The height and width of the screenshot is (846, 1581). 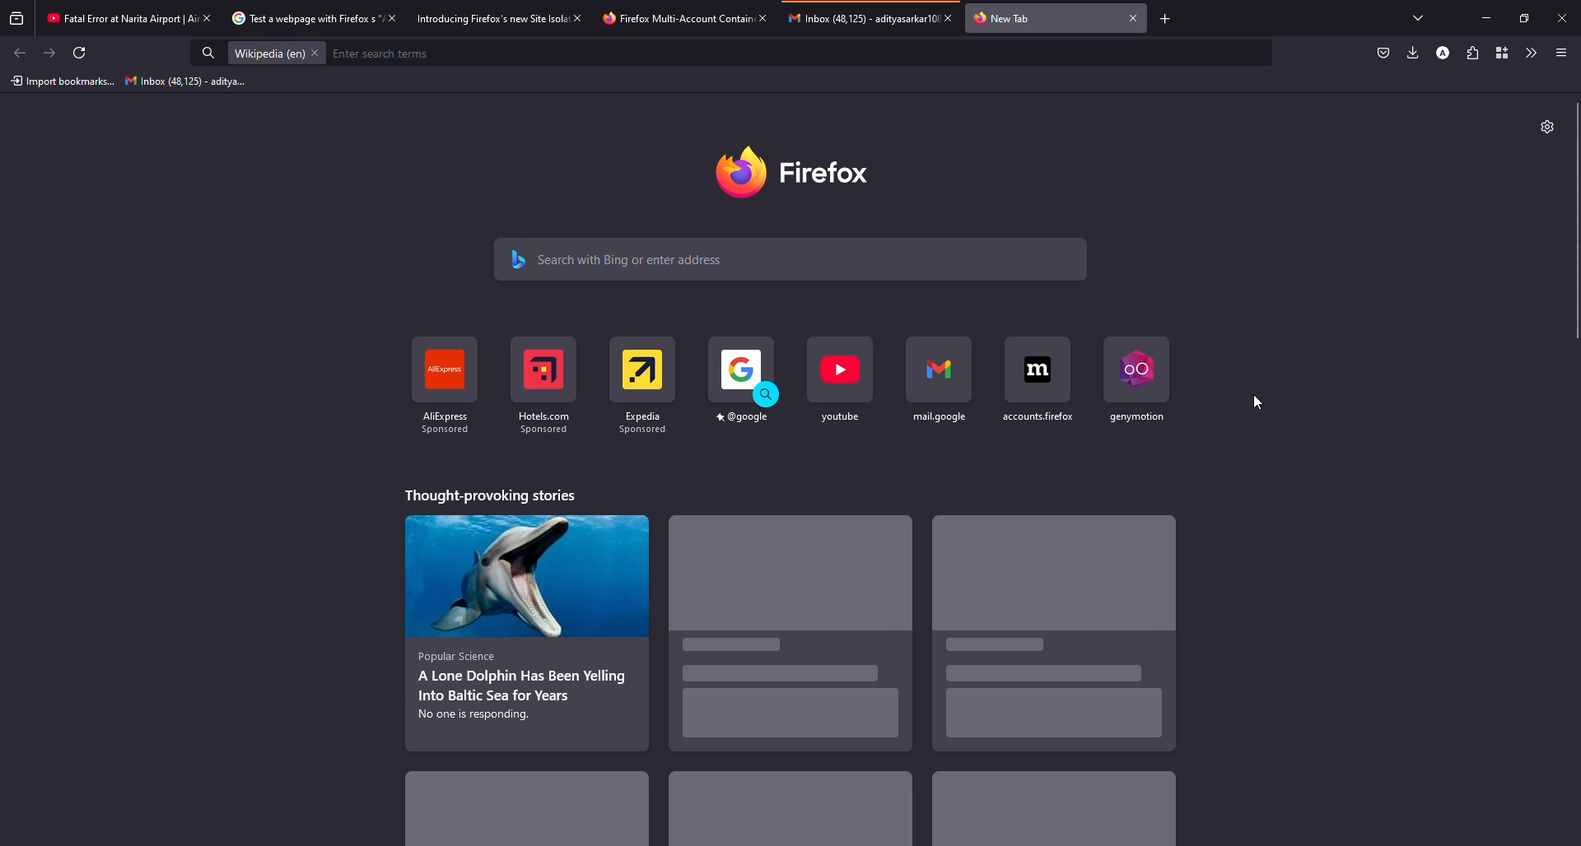 I want to click on close, so click(x=211, y=17).